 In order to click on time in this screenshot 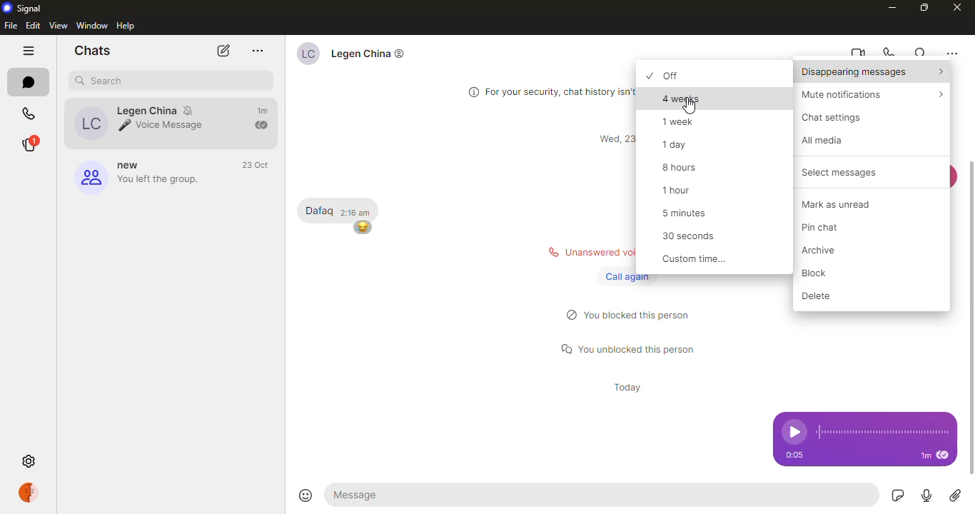, I will do `click(256, 165)`.